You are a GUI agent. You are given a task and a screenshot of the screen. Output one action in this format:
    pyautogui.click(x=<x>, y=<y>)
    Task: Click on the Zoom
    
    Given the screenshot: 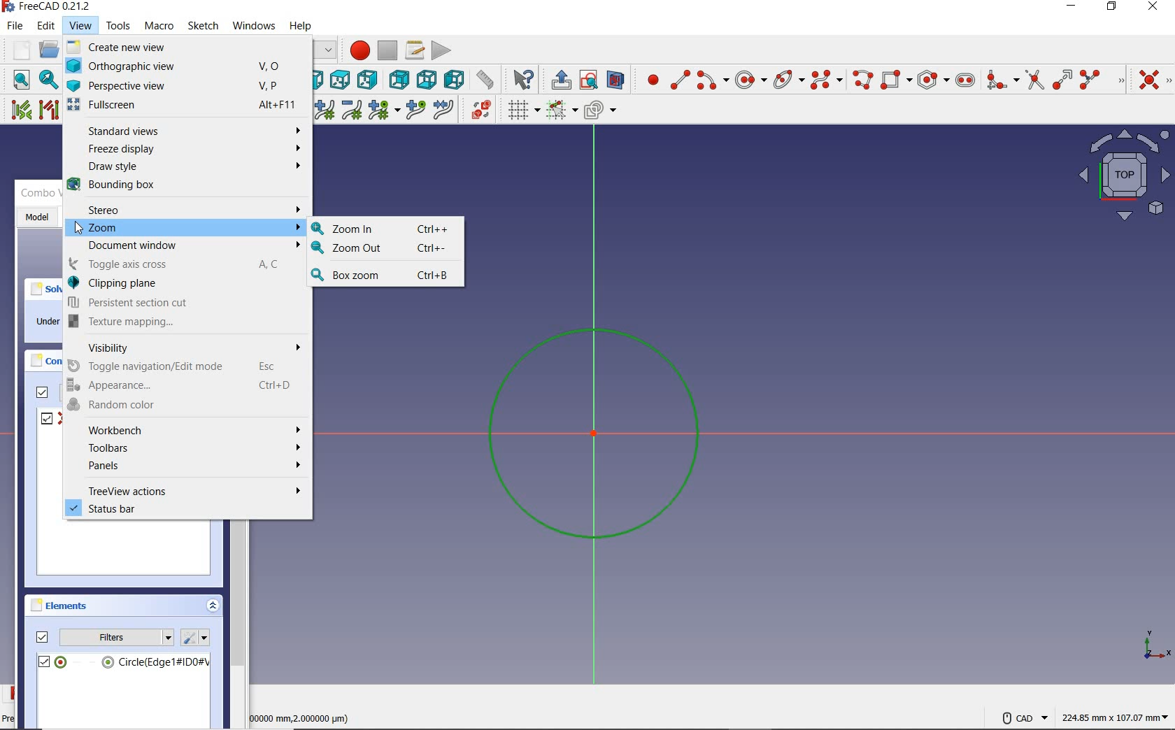 What is the action you would take?
    pyautogui.click(x=192, y=227)
    